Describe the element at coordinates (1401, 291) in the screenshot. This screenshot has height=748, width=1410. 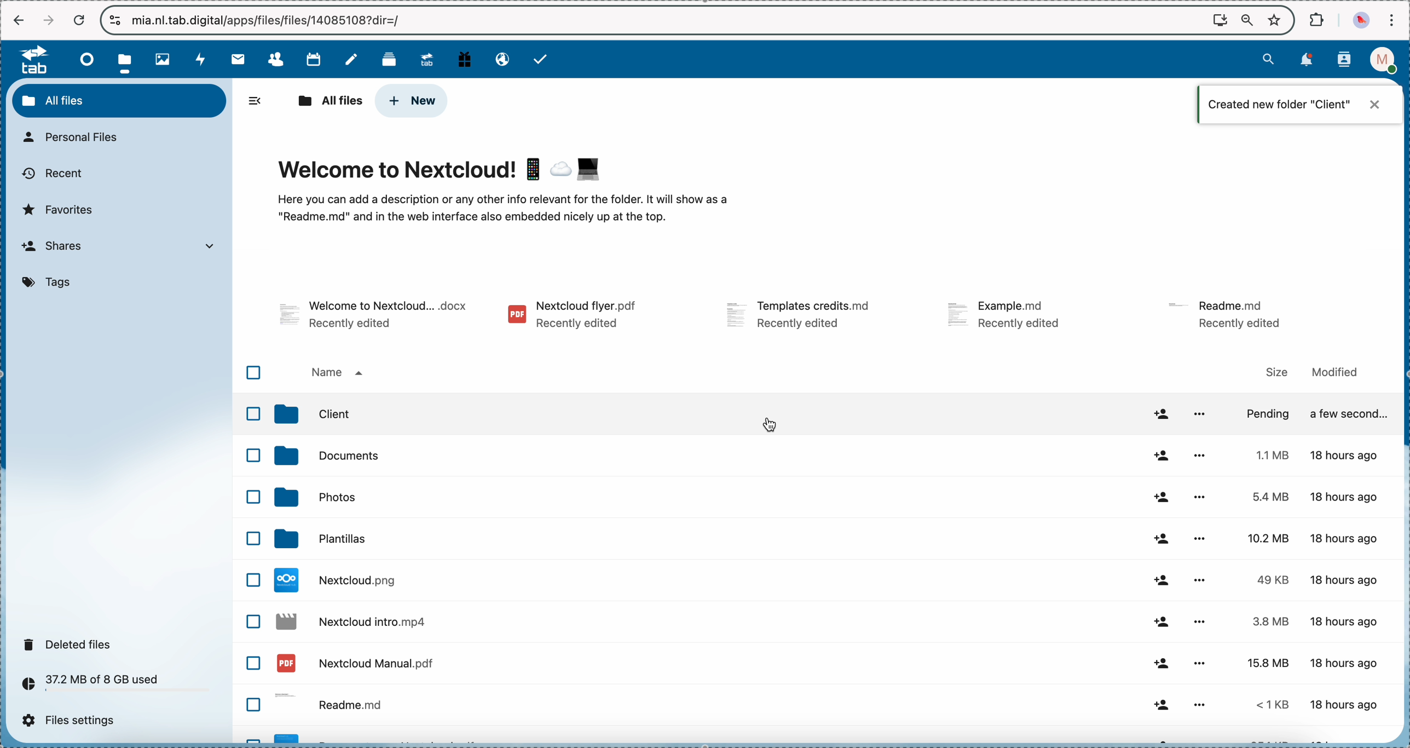
I see `scroll bar` at that location.